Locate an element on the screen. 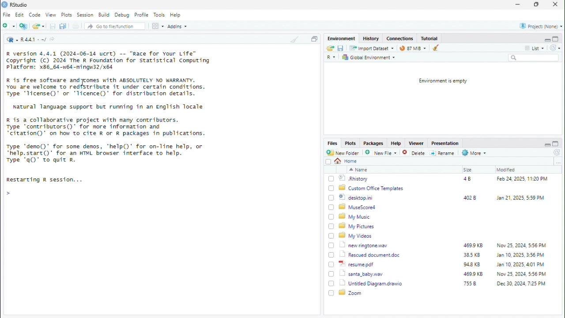  Tools is located at coordinates (160, 15).